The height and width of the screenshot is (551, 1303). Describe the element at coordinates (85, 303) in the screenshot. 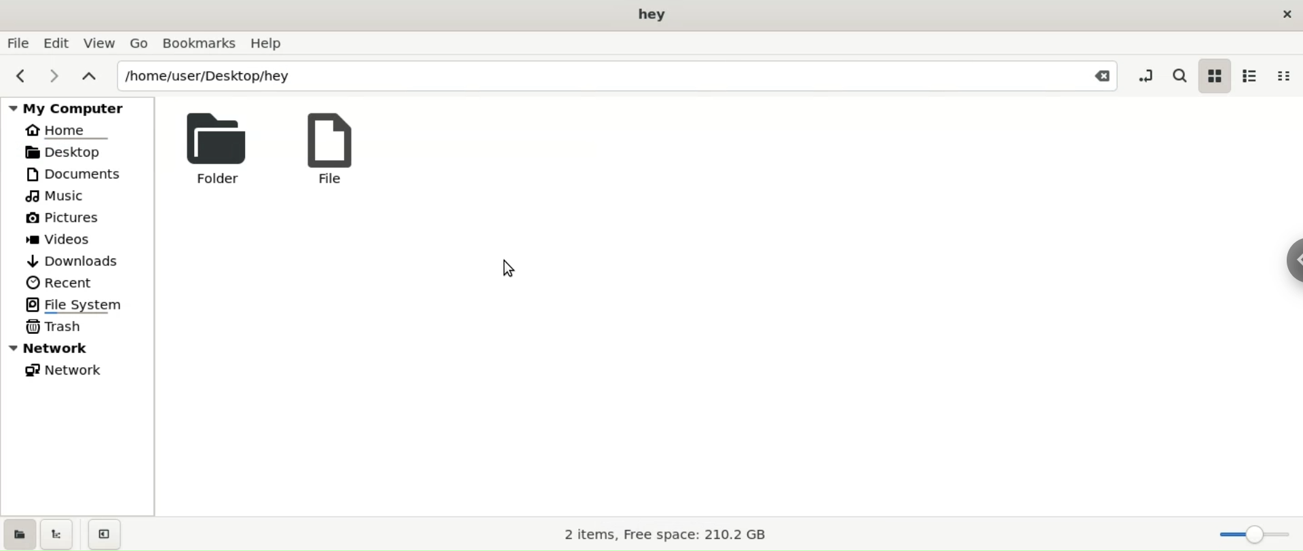

I see `file system` at that location.